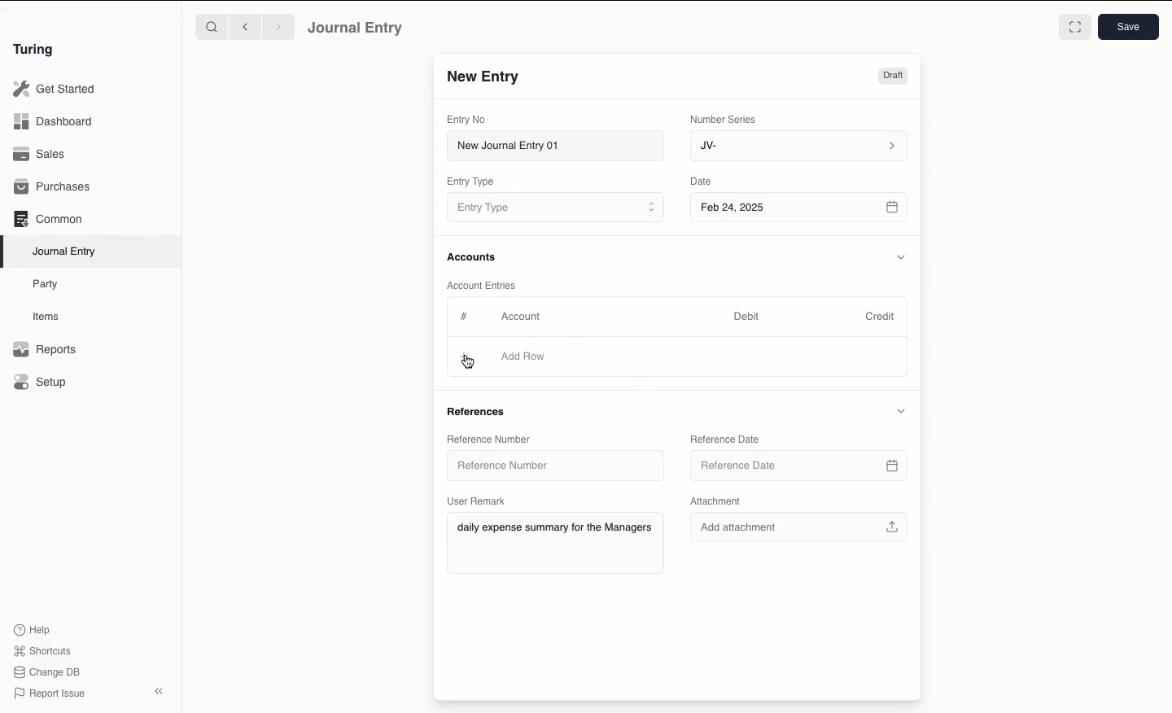 This screenshot has height=713, width=1172. I want to click on Journal Entry, so click(356, 28).